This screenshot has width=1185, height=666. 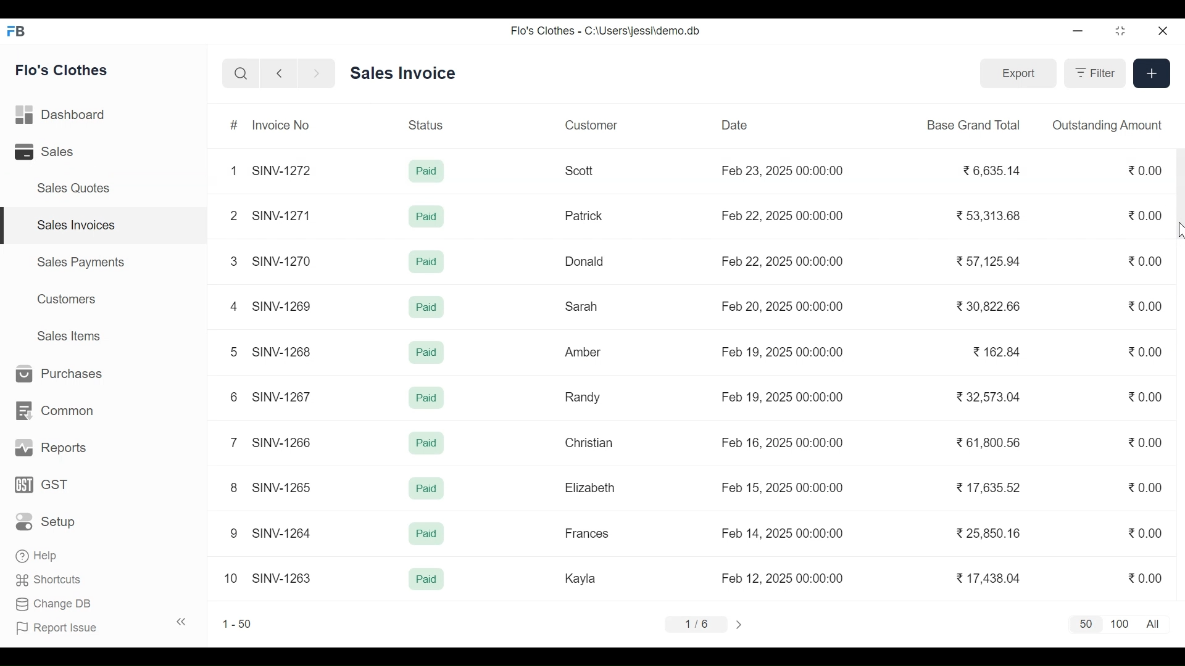 I want to click on ‘Help, so click(x=39, y=556).